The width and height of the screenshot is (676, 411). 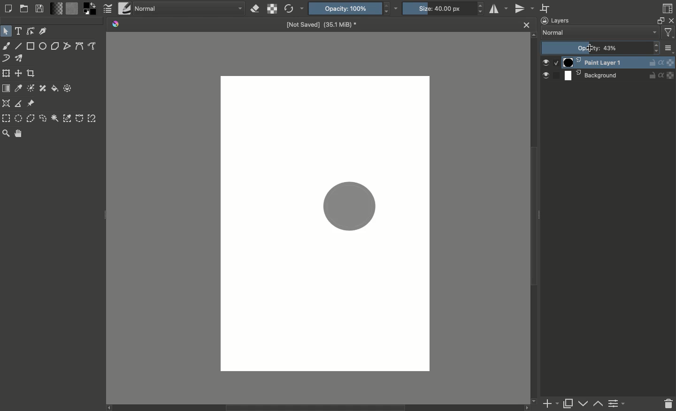 I want to click on Alpha, so click(x=661, y=62).